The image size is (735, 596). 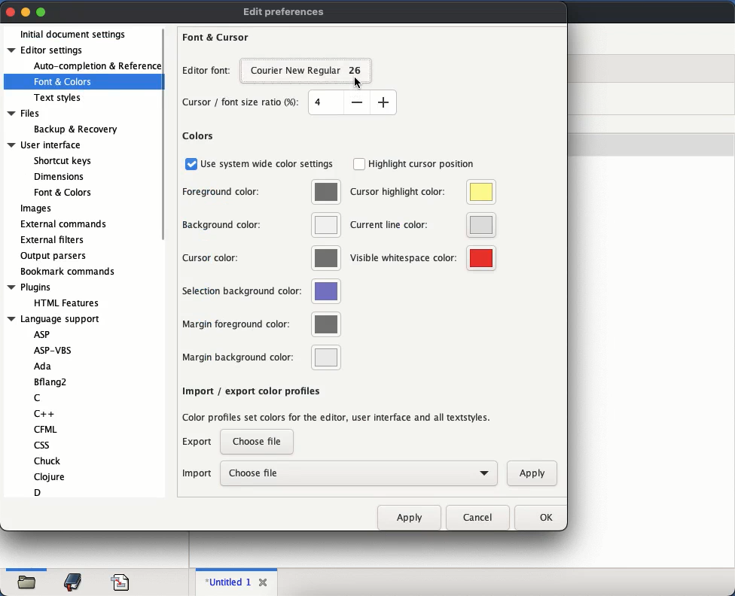 What do you see at coordinates (44, 334) in the screenshot?
I see `ASP` at bounding box center [44, 334].